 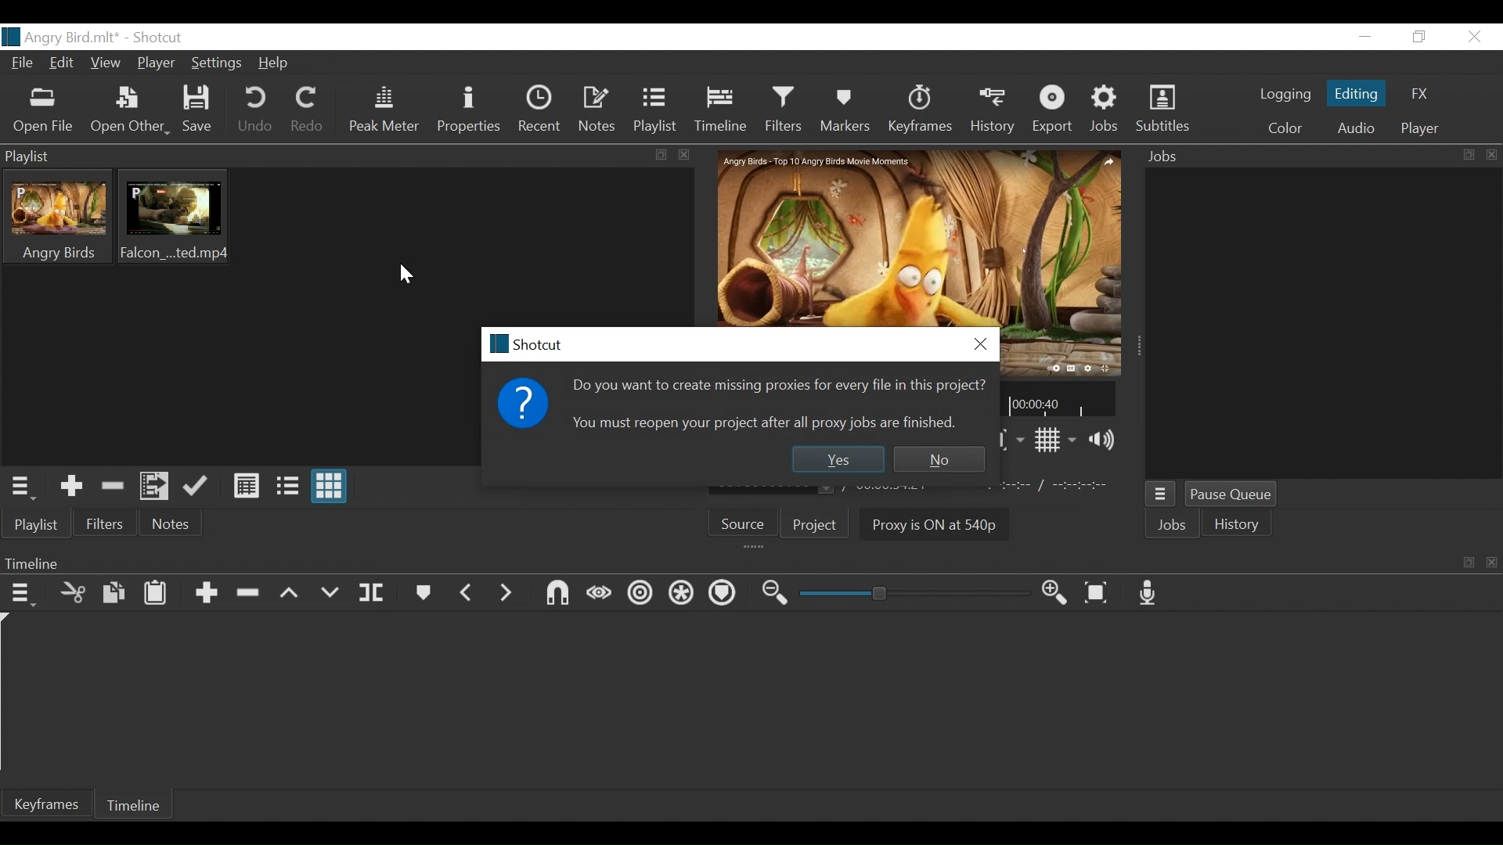 What do you see at coordinates (23, 63) in the screenshot?
I see `File` at bounding box center [23, 63].